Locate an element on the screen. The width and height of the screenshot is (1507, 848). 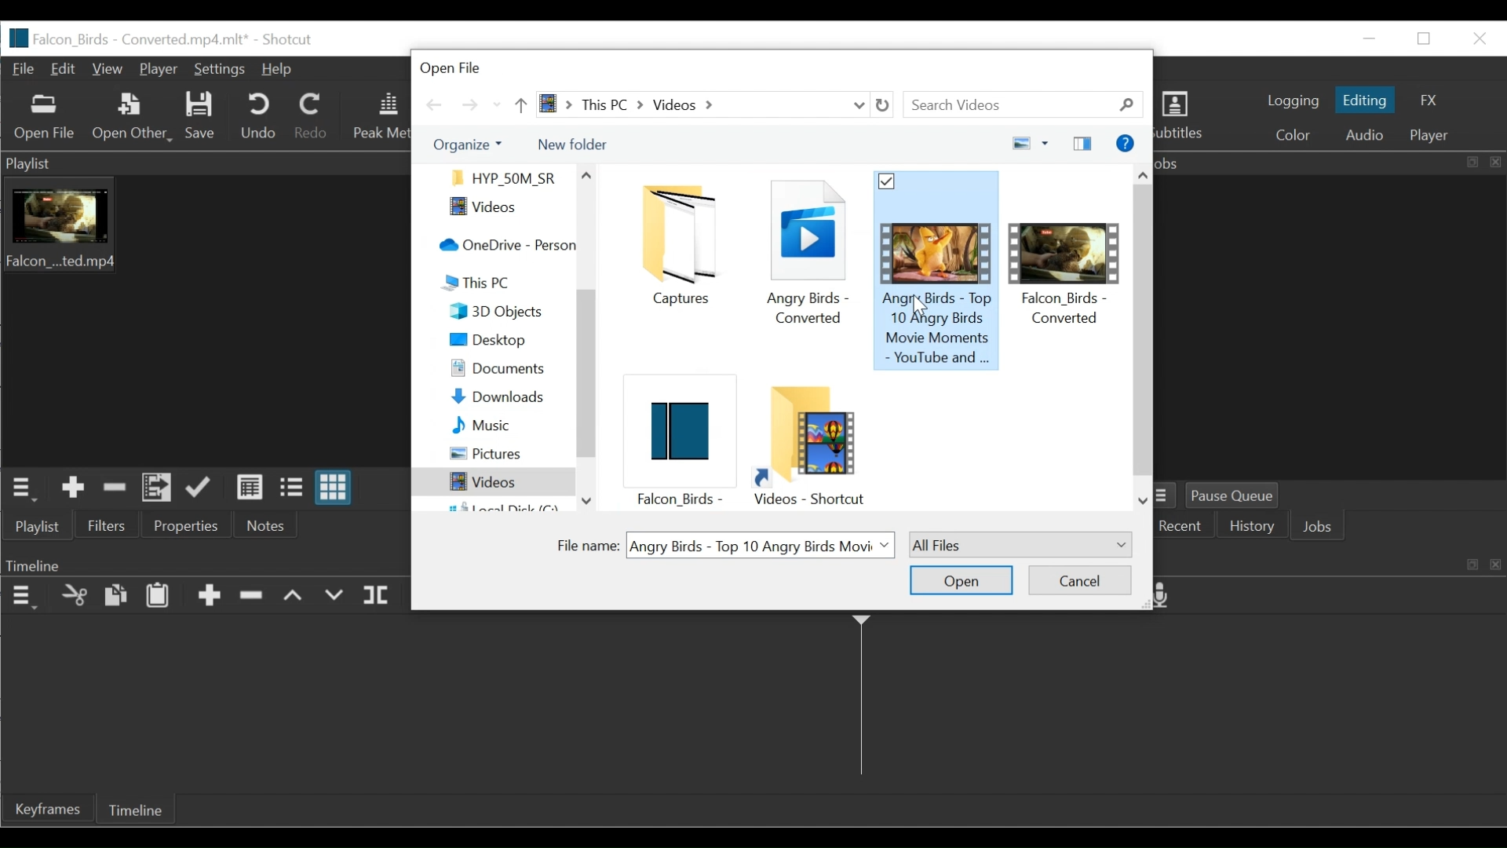
Save is located at coordinates (199, 118).